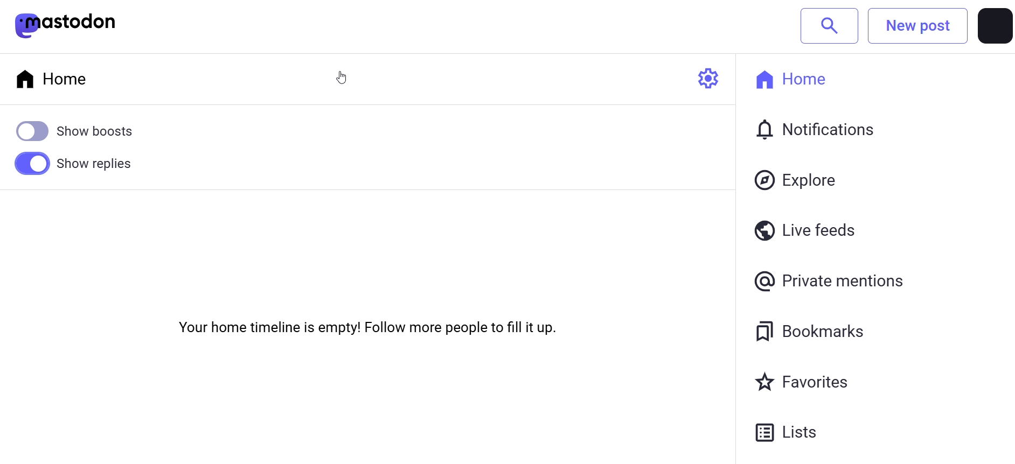  I want to click on bookmarks, so click(815, 333).